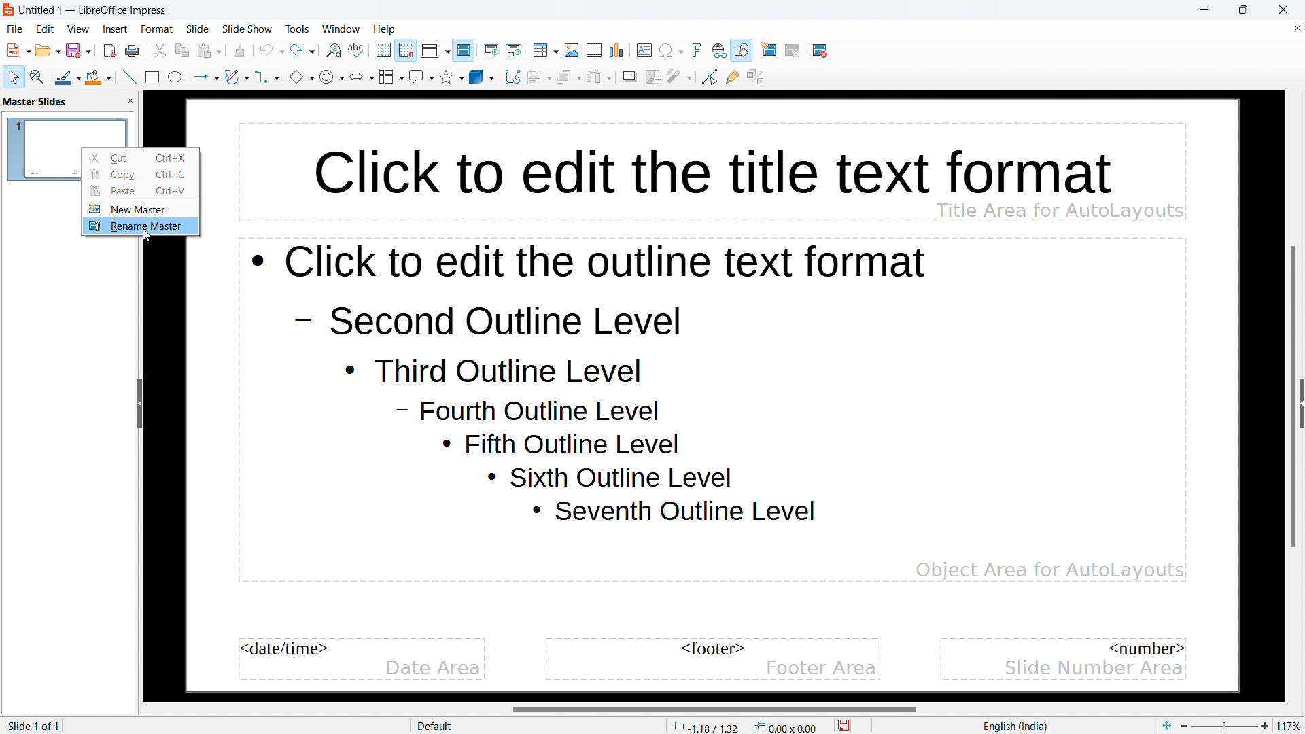  Describe the element at coordinates (241, 51) in the screenshot. I see `clone formatting` at that location.